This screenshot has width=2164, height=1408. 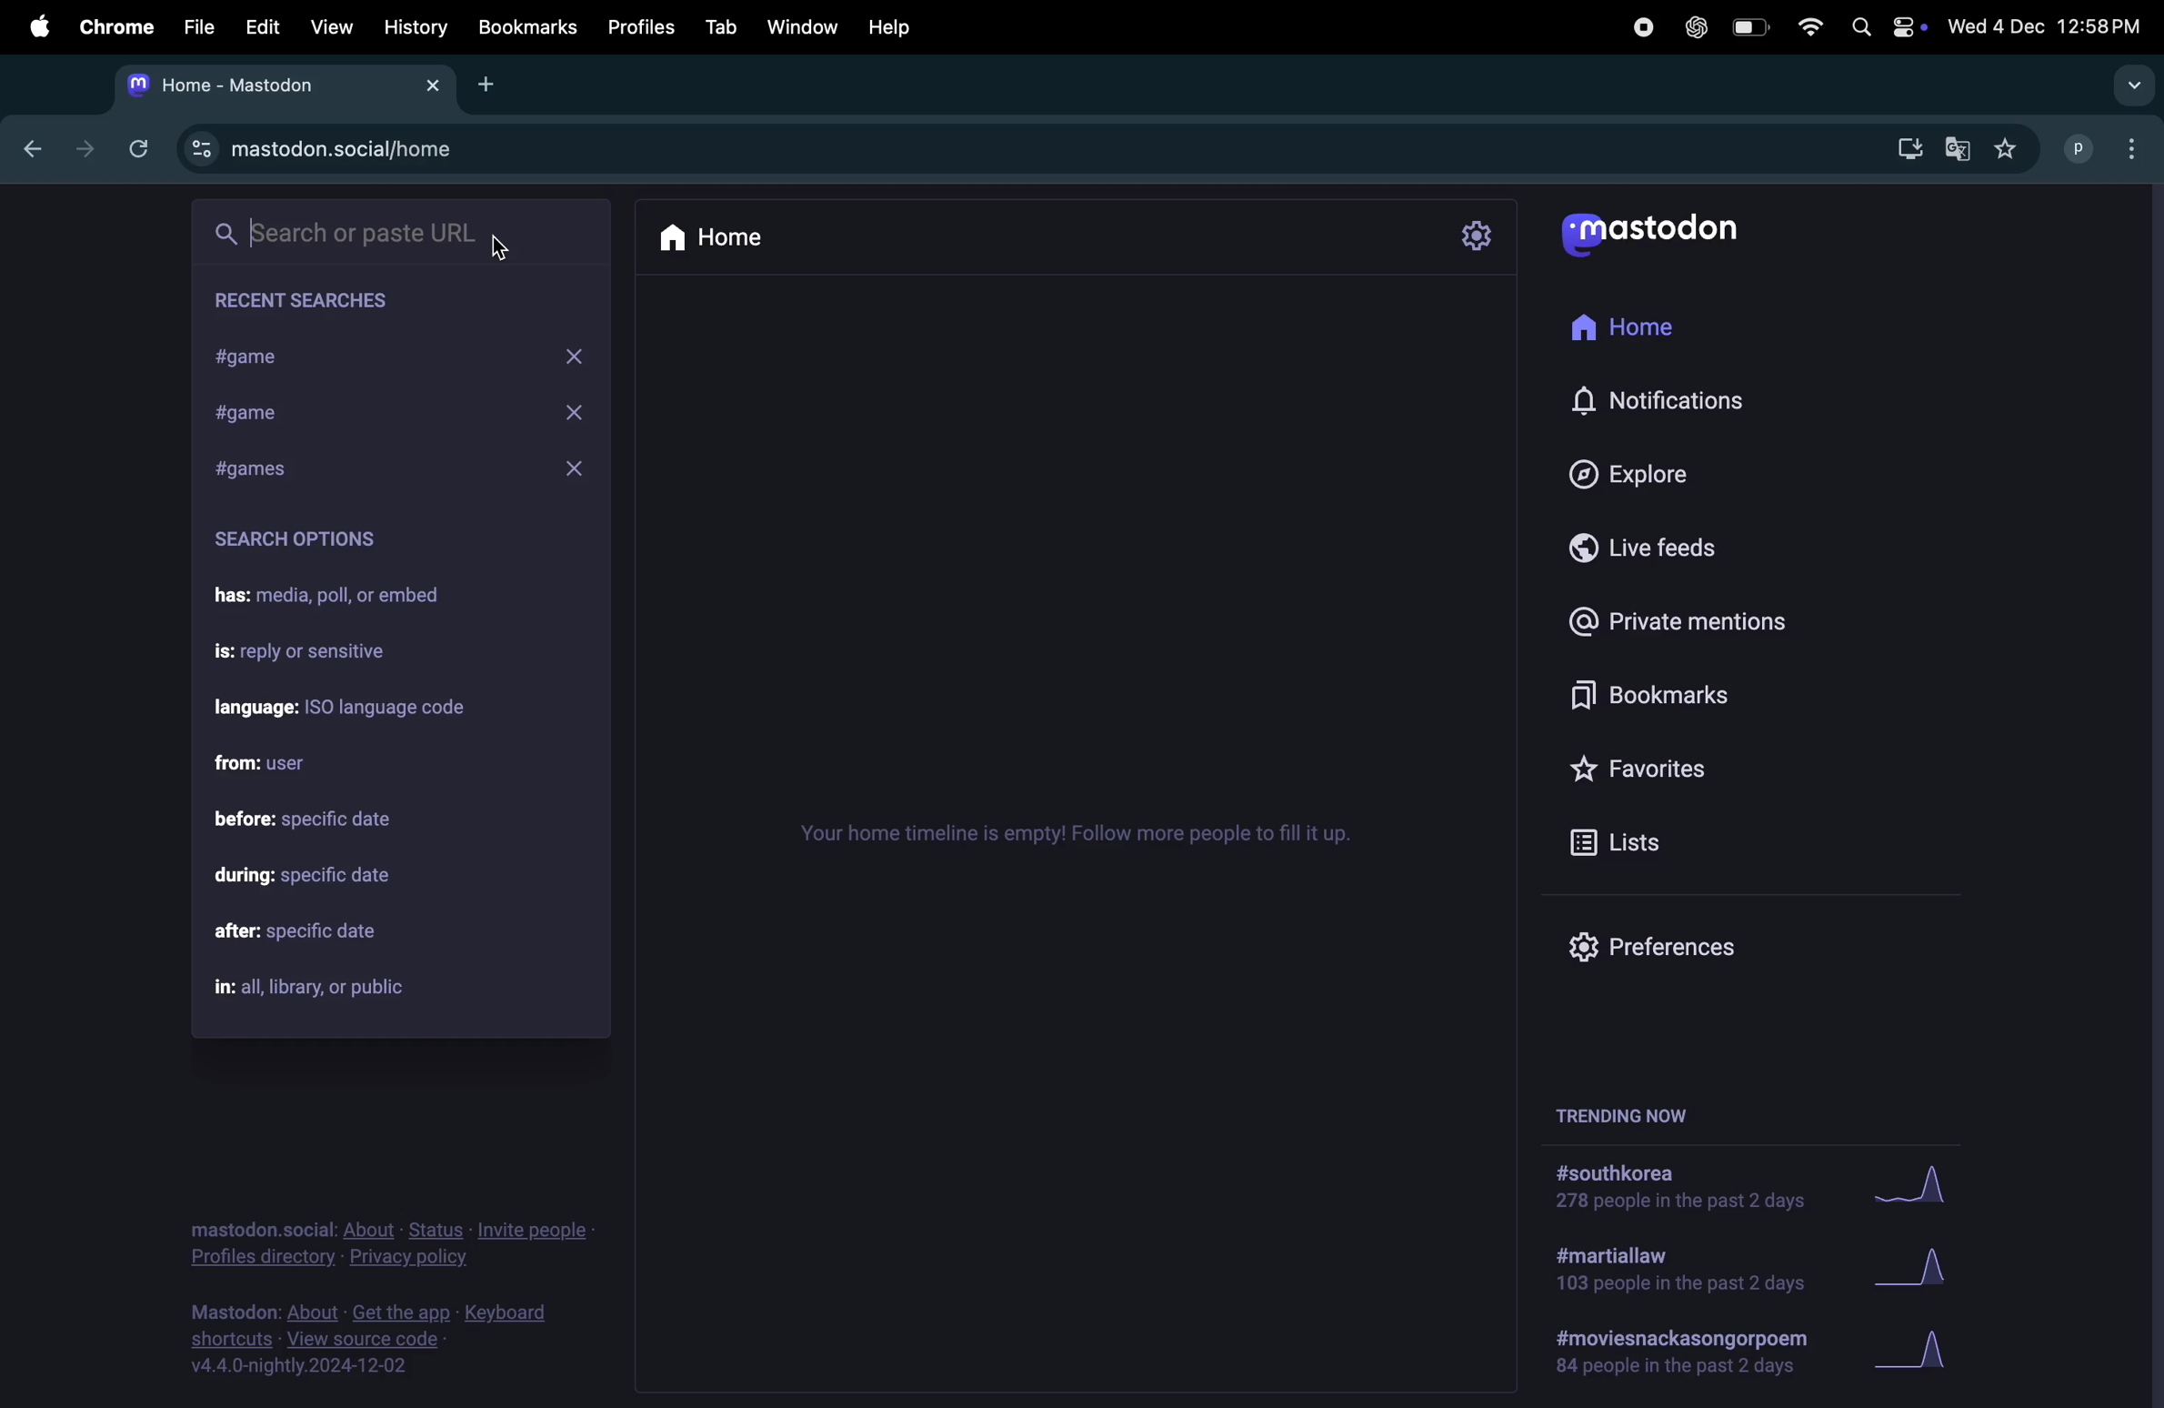 What do you see at coordinates (415, 26) in the screenshot?
I see `History` at bounding box center [415, 26].